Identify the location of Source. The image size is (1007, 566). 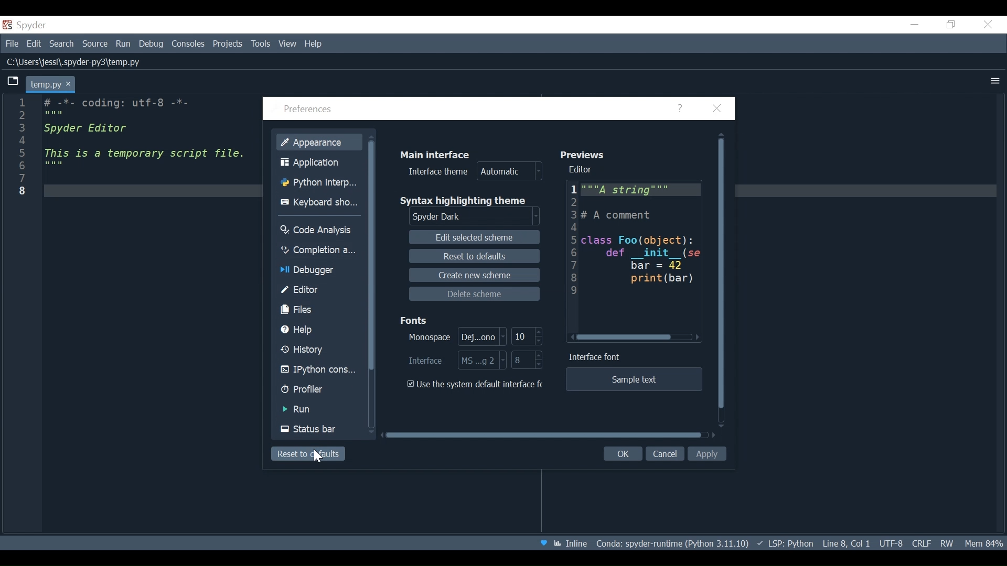
(95, 44).